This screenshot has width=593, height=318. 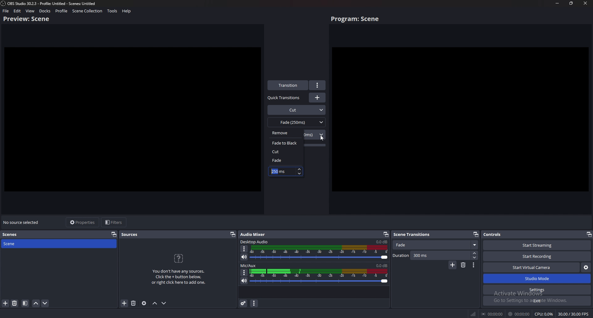 I want to click on options, so click(x=318, y=85).